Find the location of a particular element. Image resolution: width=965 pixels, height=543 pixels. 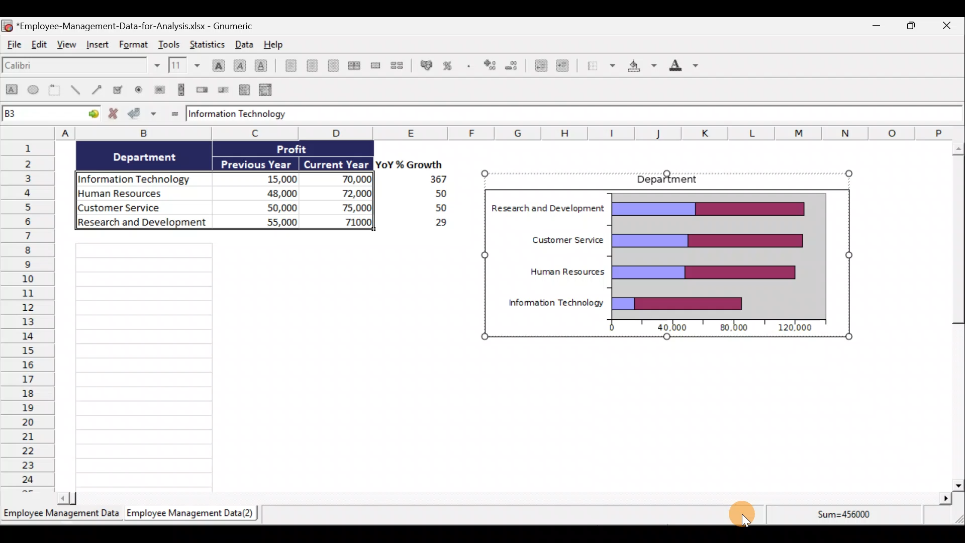

Format the selection as percentage is located at coordinates (450, 64).